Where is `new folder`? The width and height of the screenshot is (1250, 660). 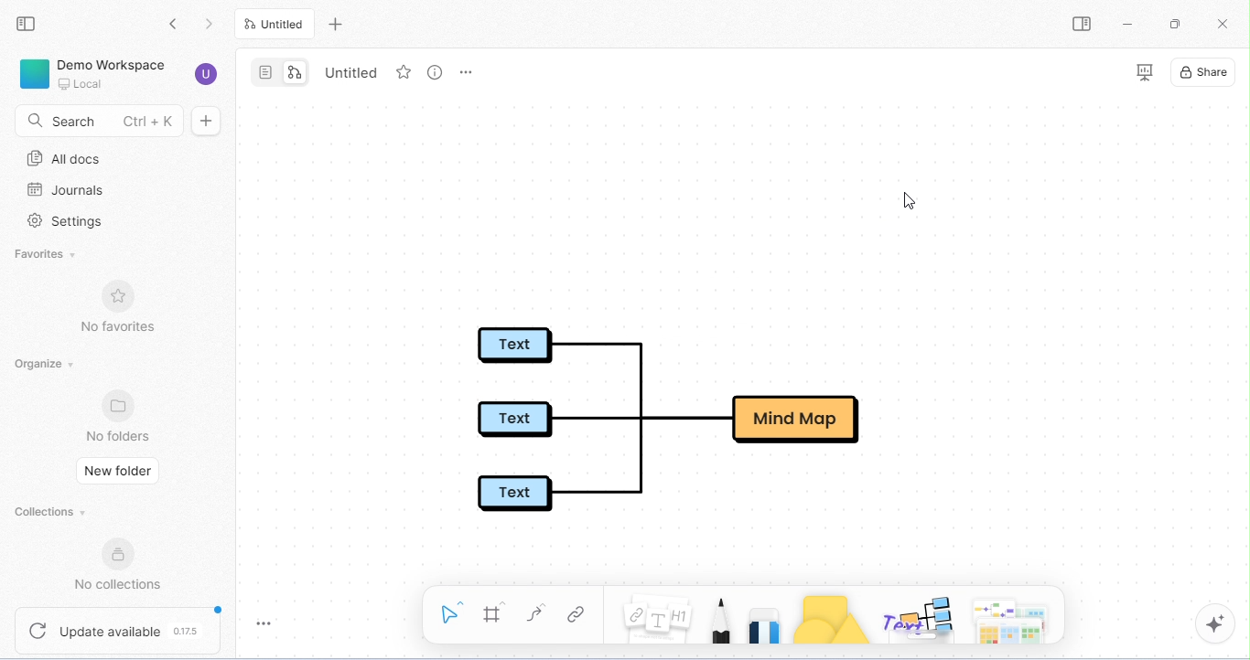 new folder is located at coordinates (117, 469).